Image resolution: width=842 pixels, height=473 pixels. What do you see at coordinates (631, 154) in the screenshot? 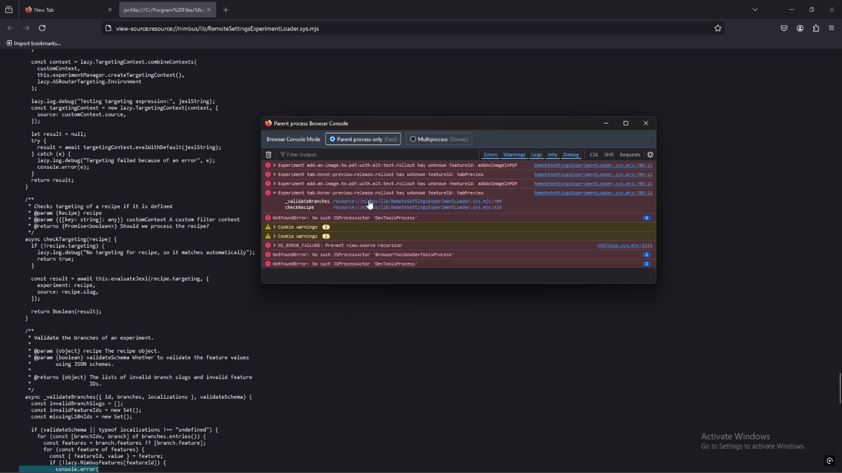
I see `requests` at bounding box center [631, 154].